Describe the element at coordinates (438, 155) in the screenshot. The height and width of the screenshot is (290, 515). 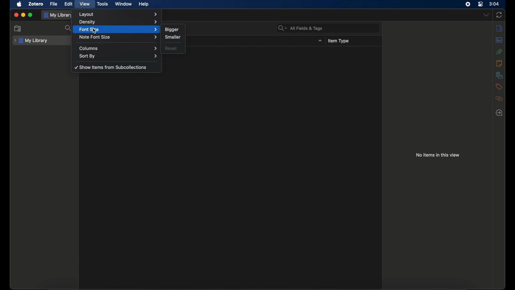
I see `no items in this view` at that location.